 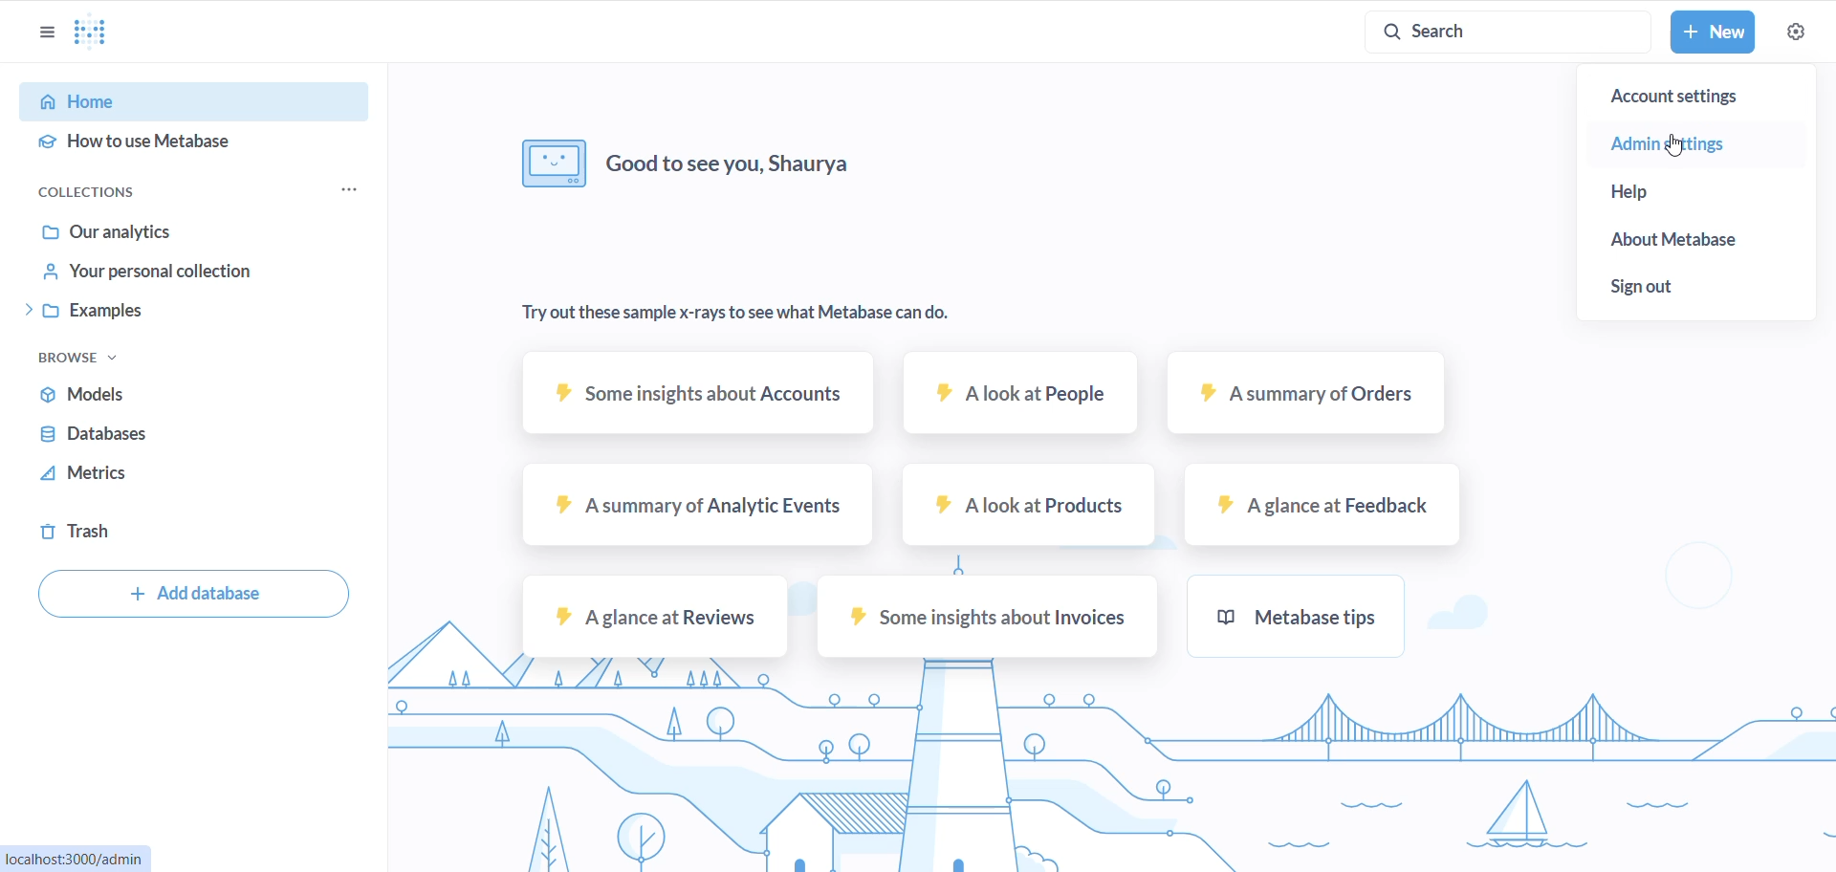 What do you see at coordinates (1300, 617) in the screenshot?
I see `metabase tips sample` at bounding box center [1300, 617].